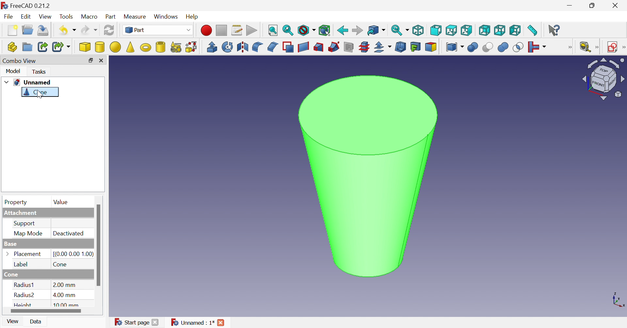 This screenshot has height=328, width=627. What do you see at coordinates (12, 322) in the screenshot?
I see `View` at bounding box center [12, 322].